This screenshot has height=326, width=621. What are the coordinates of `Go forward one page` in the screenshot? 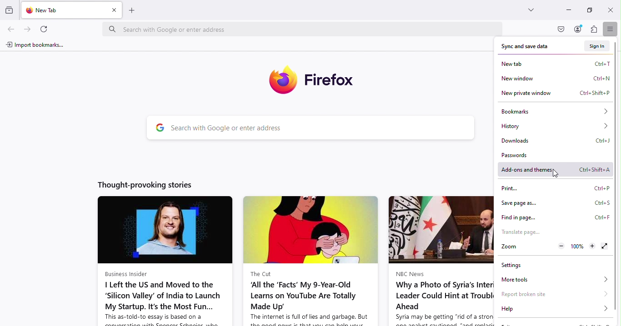 It's located at (29, 29).